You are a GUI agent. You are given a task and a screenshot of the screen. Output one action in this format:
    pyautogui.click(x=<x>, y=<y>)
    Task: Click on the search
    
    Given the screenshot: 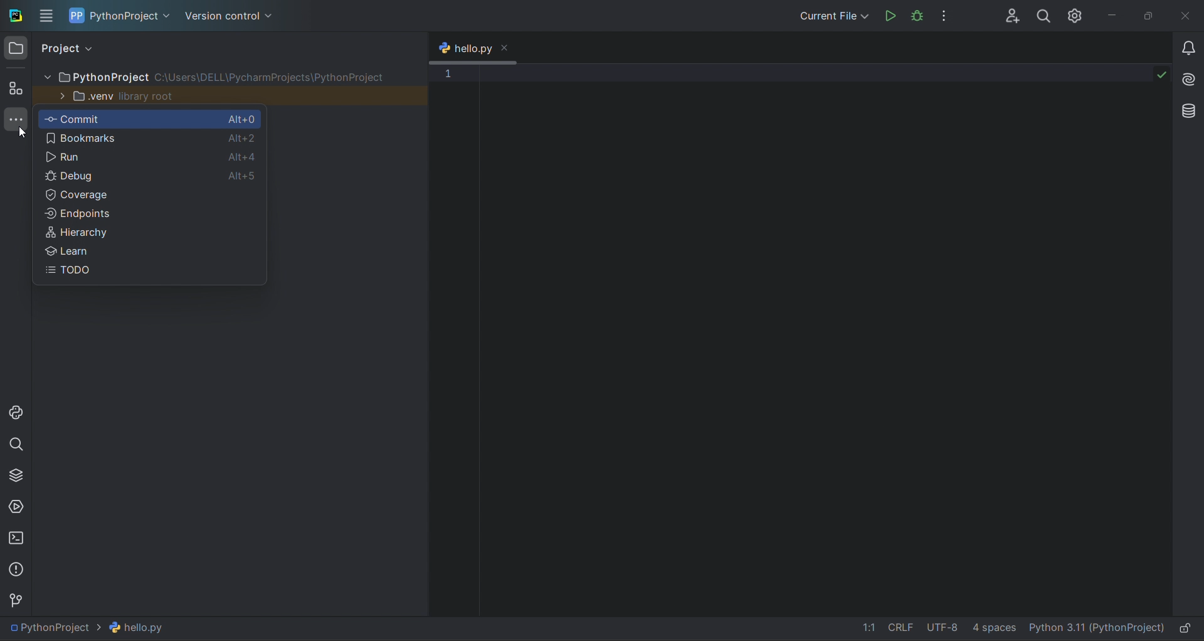 What is the action you would take?
    pyautogui.click(x=18, y=445)
    